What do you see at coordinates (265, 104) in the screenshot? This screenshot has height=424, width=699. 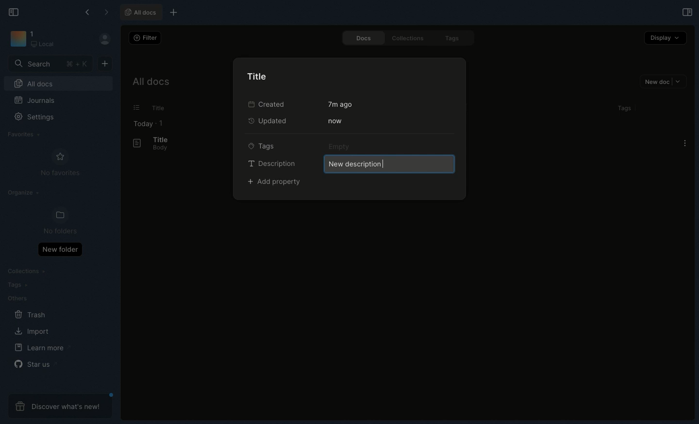 I see `Created` at bounding box center [265, 104].